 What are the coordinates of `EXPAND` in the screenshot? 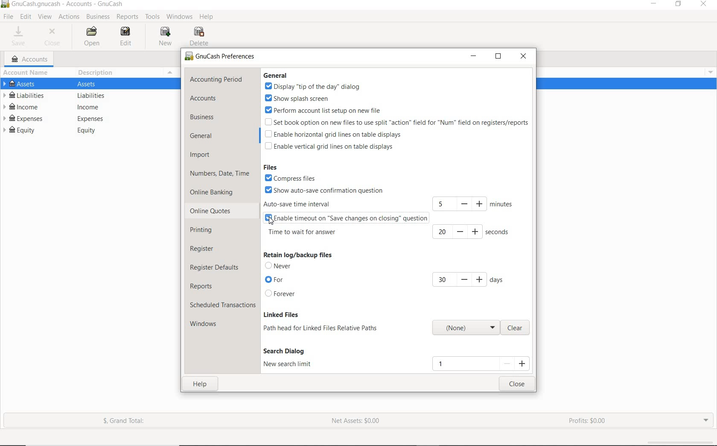 It's located at (706, 421).